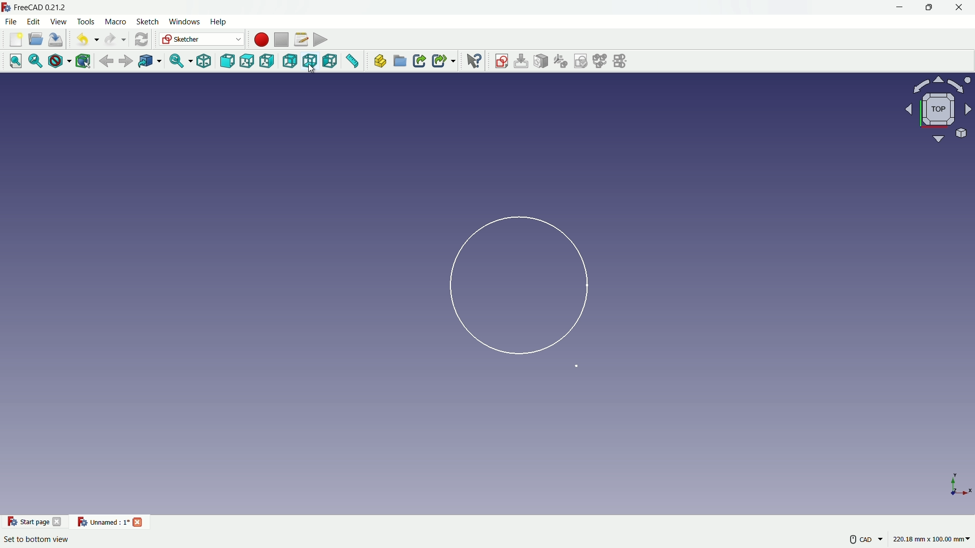  I want to click on view, so click(935, 110).